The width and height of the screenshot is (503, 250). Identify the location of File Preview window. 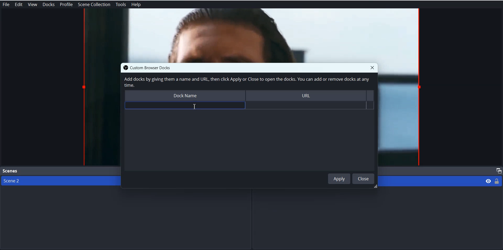
(251, 35).